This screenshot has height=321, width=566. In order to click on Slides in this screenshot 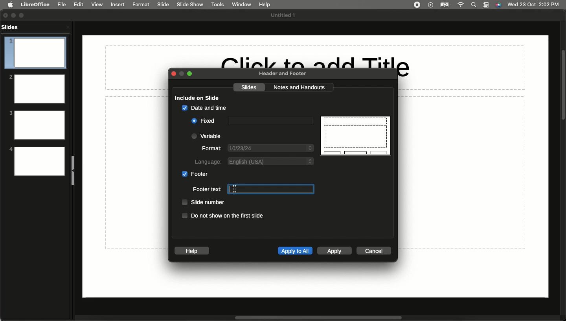, I will do `click(249, 88)`.